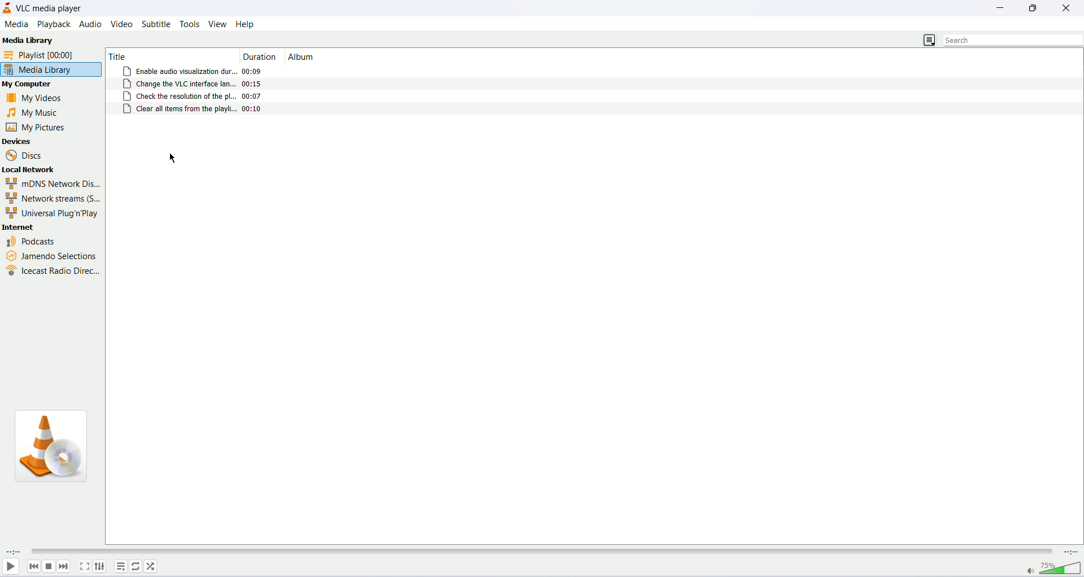  Describe the element at coordinates (1011, 40) in the screenshot. I see `search` at that location.